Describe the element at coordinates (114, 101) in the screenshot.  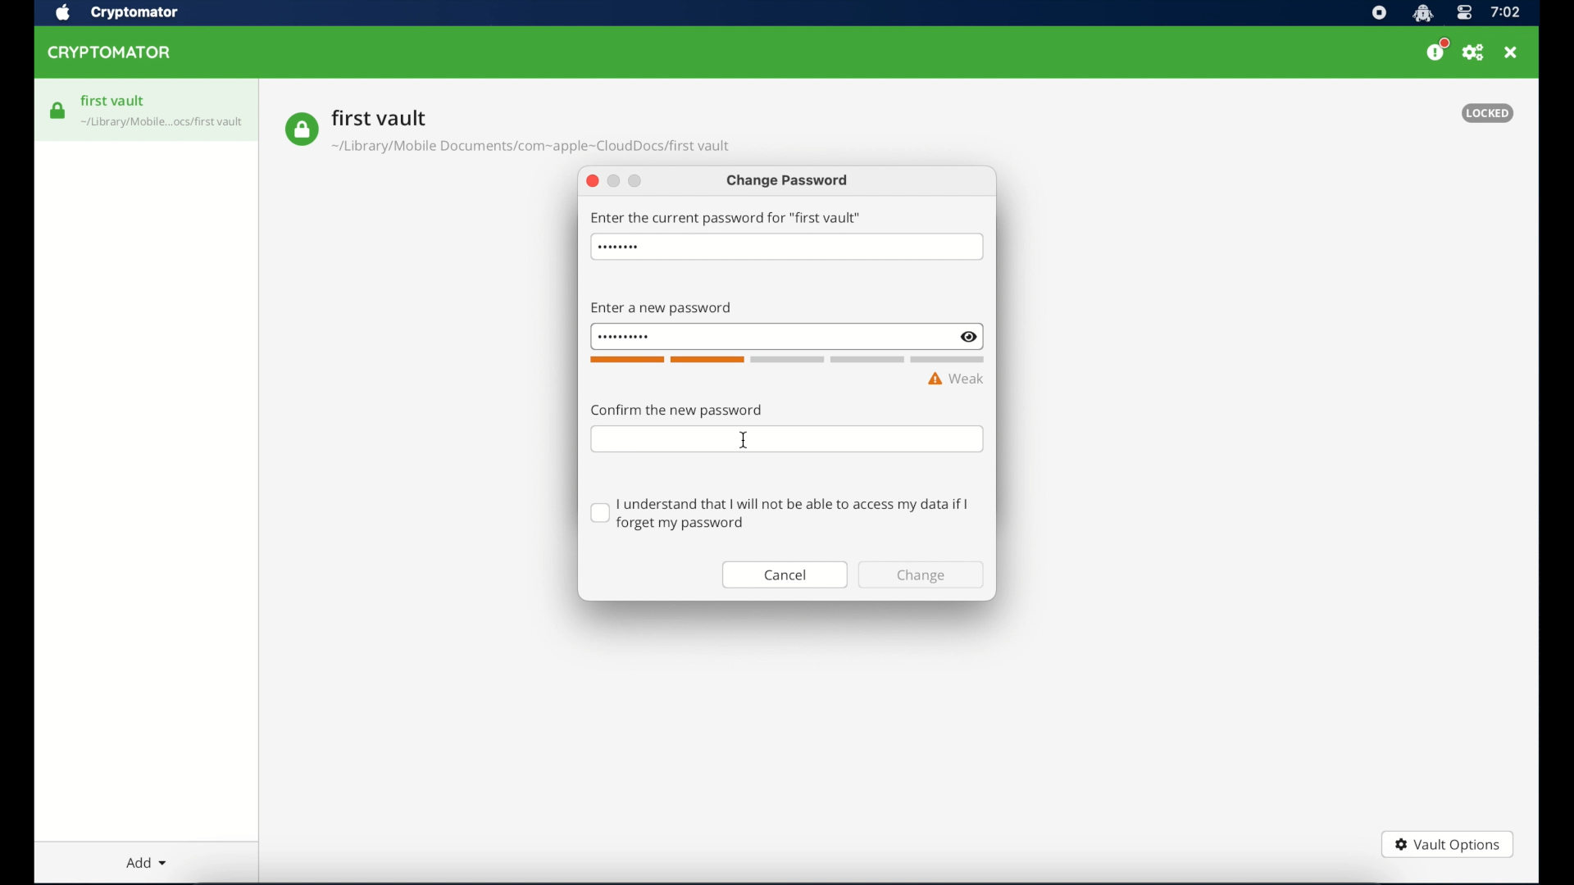
I see `first vault` at that location.